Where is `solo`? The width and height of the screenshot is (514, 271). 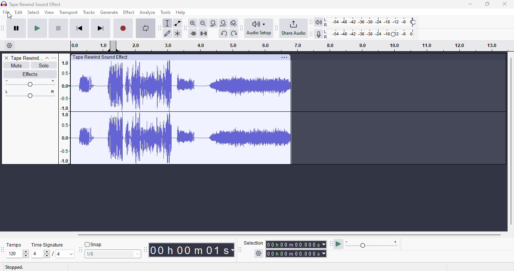
solo is located at coordinates (45, 65).